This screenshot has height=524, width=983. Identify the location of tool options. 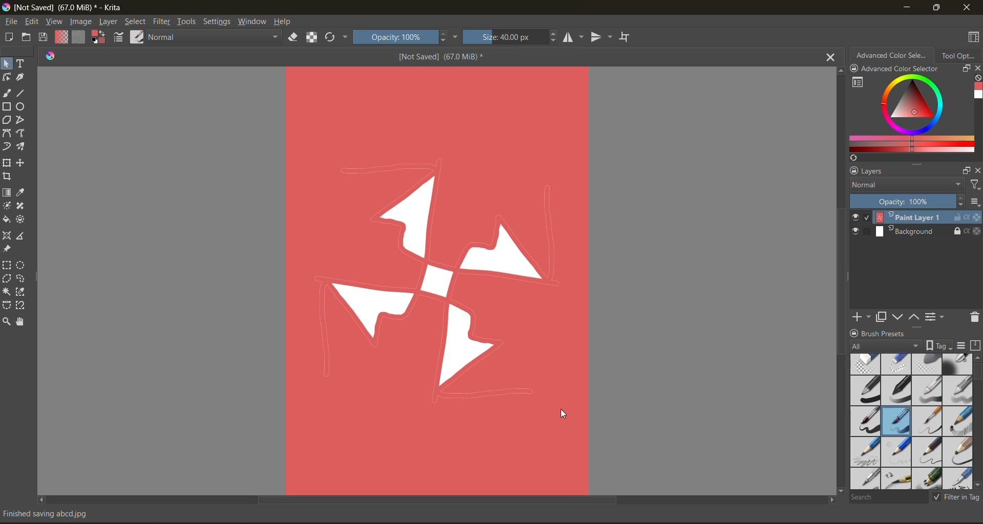
(959, 57).